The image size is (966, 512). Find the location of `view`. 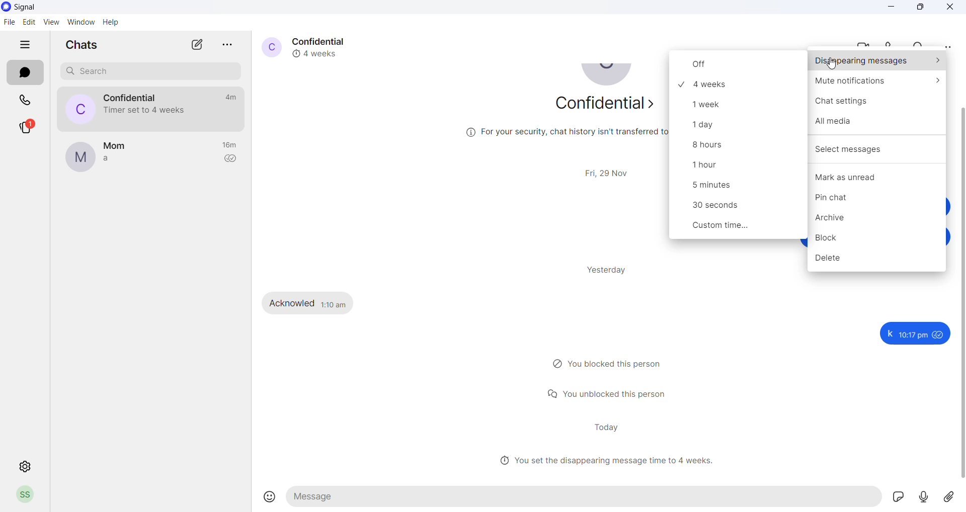

view is located at coordinates (51, 23).